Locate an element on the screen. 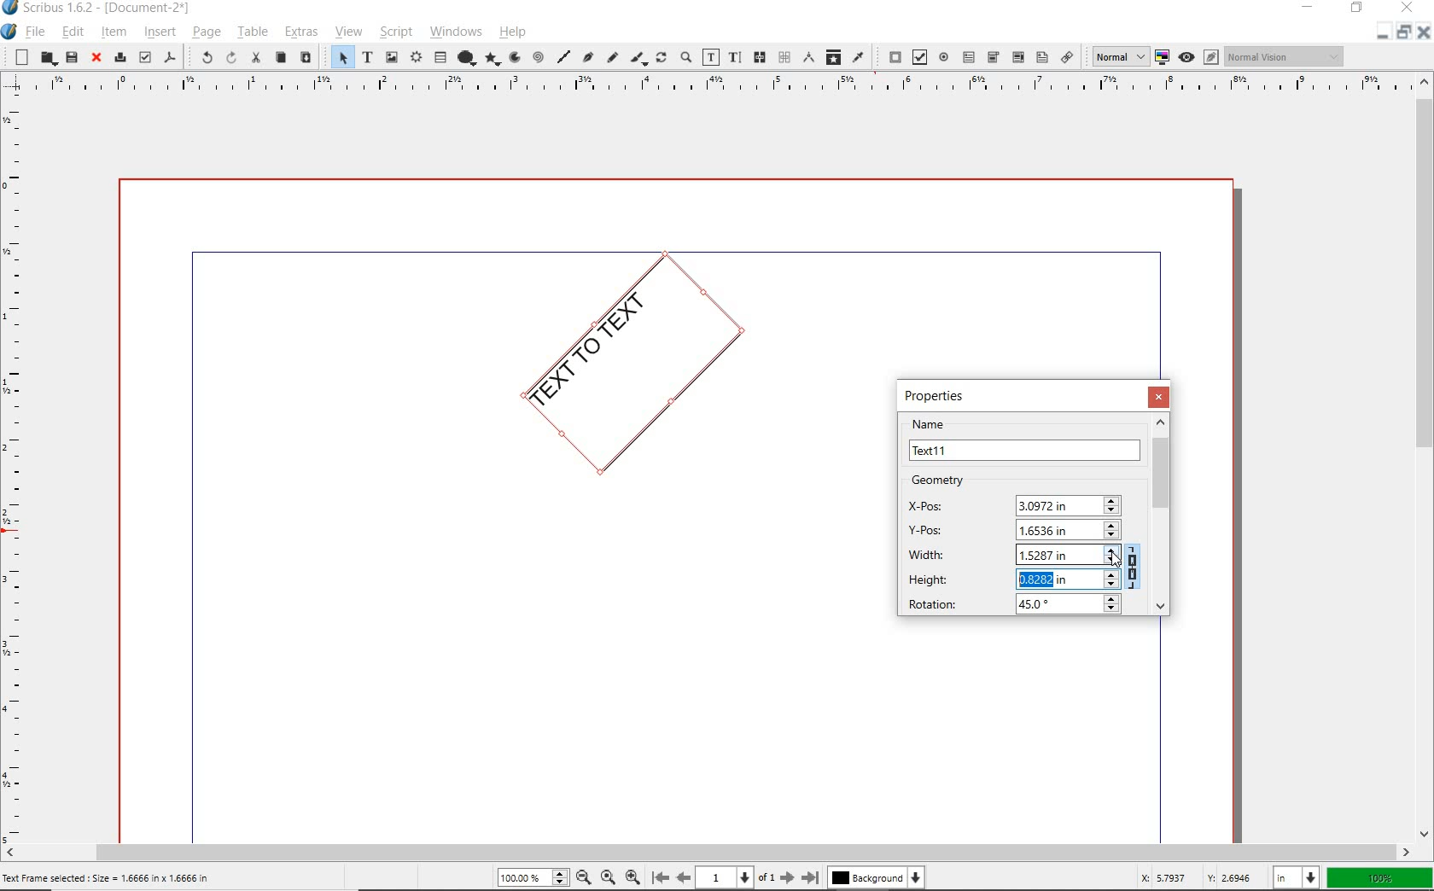 The image size is (1434, 891). table is located at coordinates (440, 57).